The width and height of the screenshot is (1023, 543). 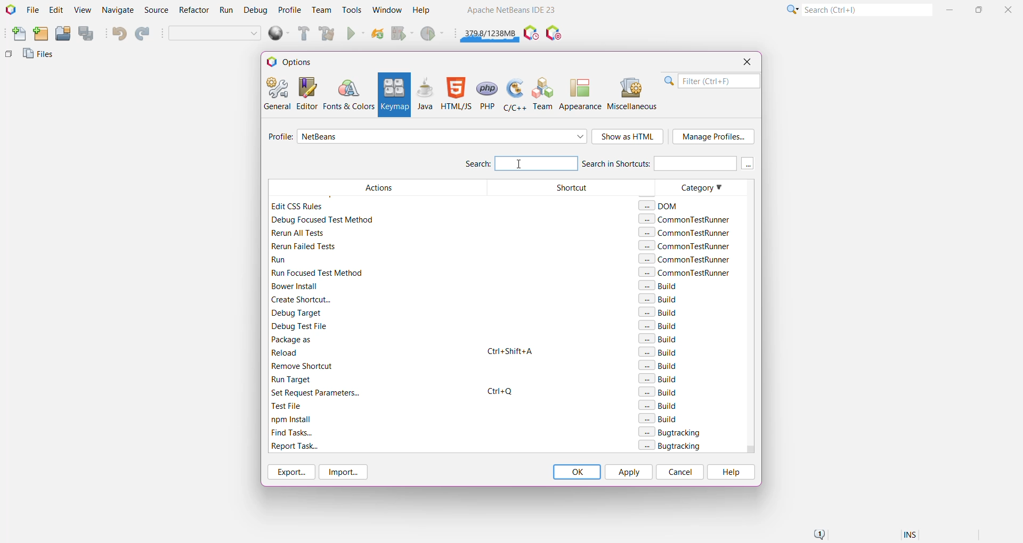 I want to click on Profile, so click(x=290, y=10).